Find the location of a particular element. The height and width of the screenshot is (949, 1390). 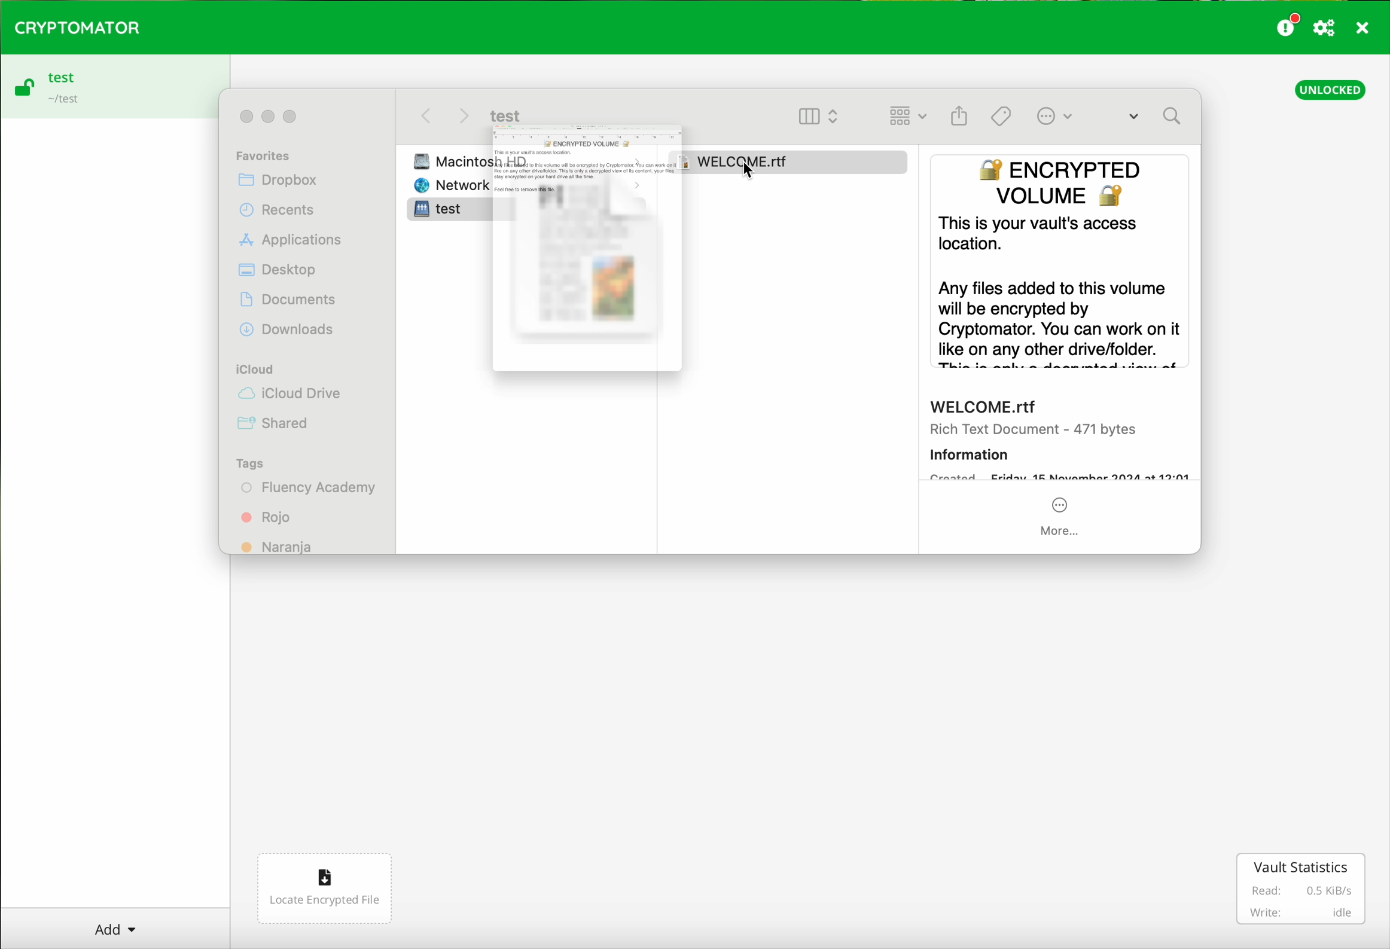

Favorites is located at coordinates (263, 154).